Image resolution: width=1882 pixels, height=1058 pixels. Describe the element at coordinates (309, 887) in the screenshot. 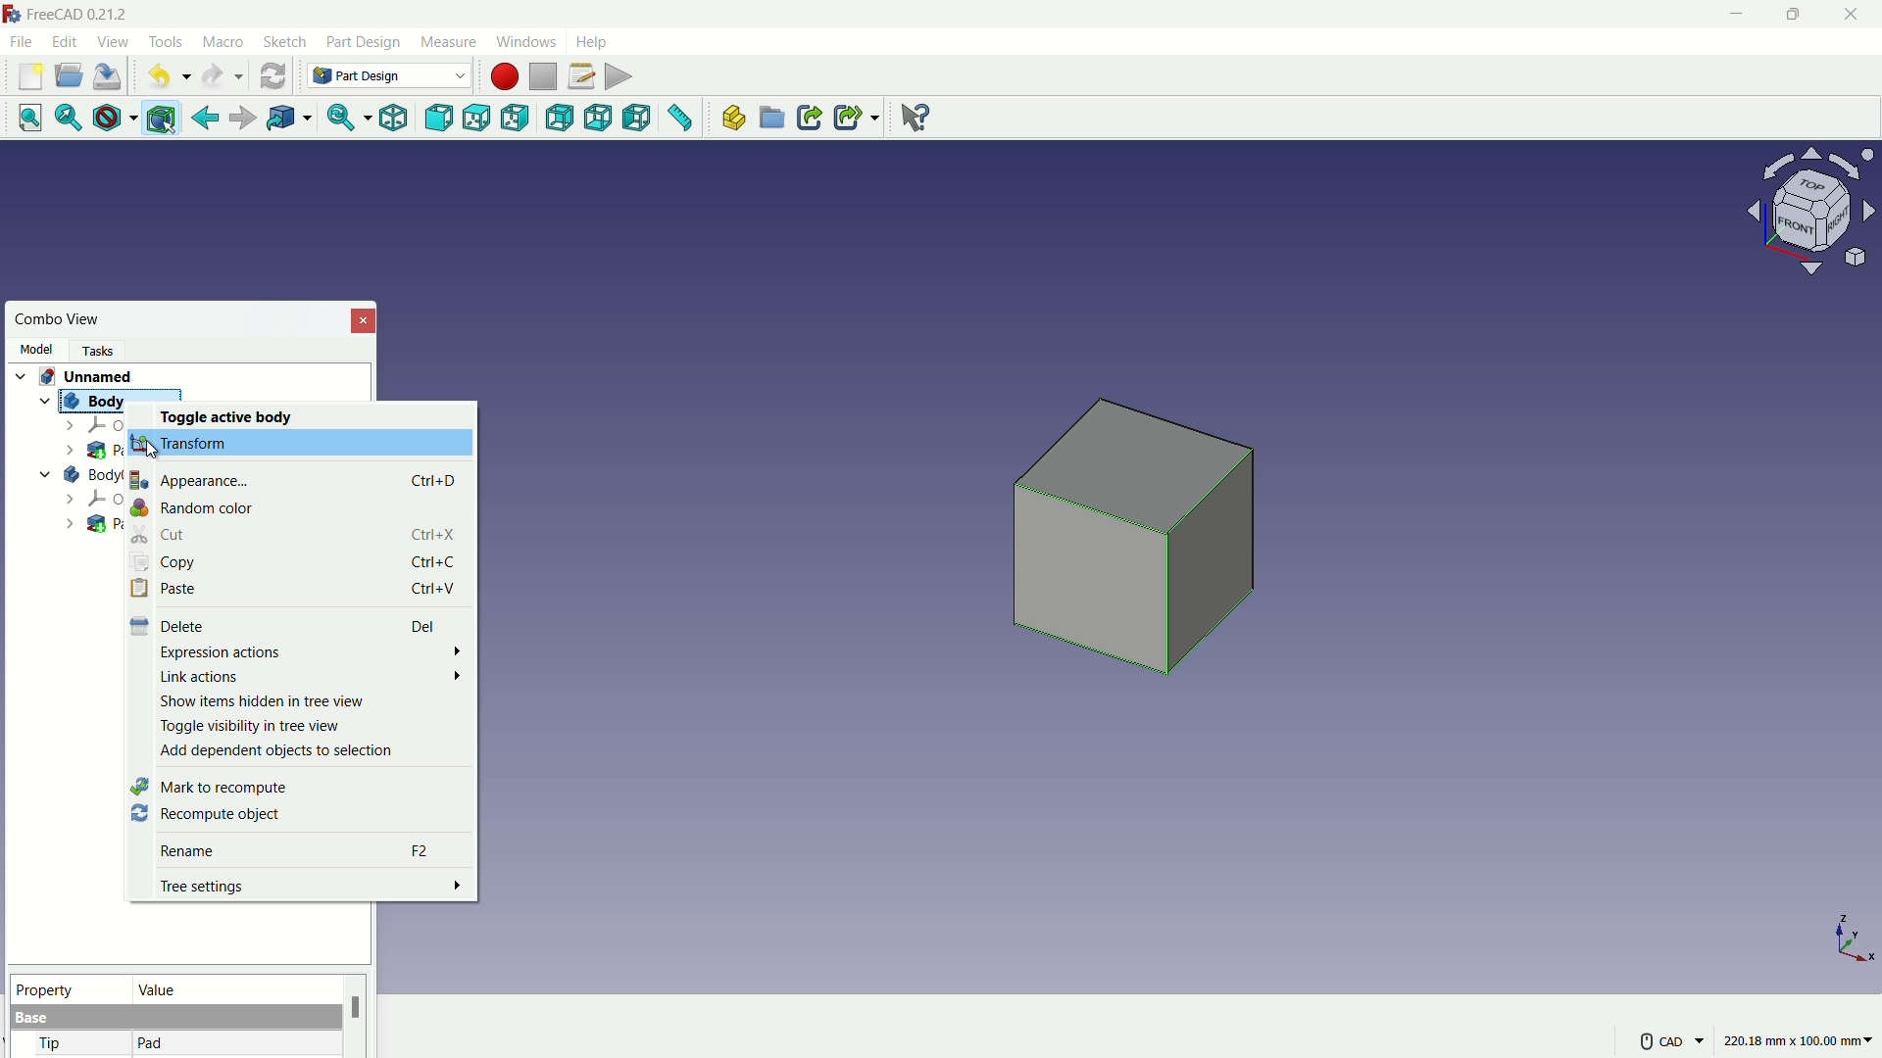

I see `Tree settings` at that location.